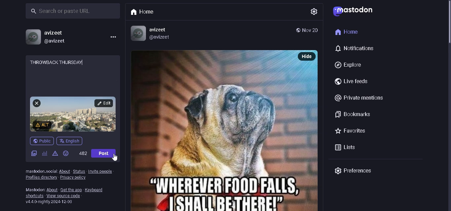  What do you see at coordinates (356, 49) in the screenshot?
I see `notification` at bounding box center [356, 49].